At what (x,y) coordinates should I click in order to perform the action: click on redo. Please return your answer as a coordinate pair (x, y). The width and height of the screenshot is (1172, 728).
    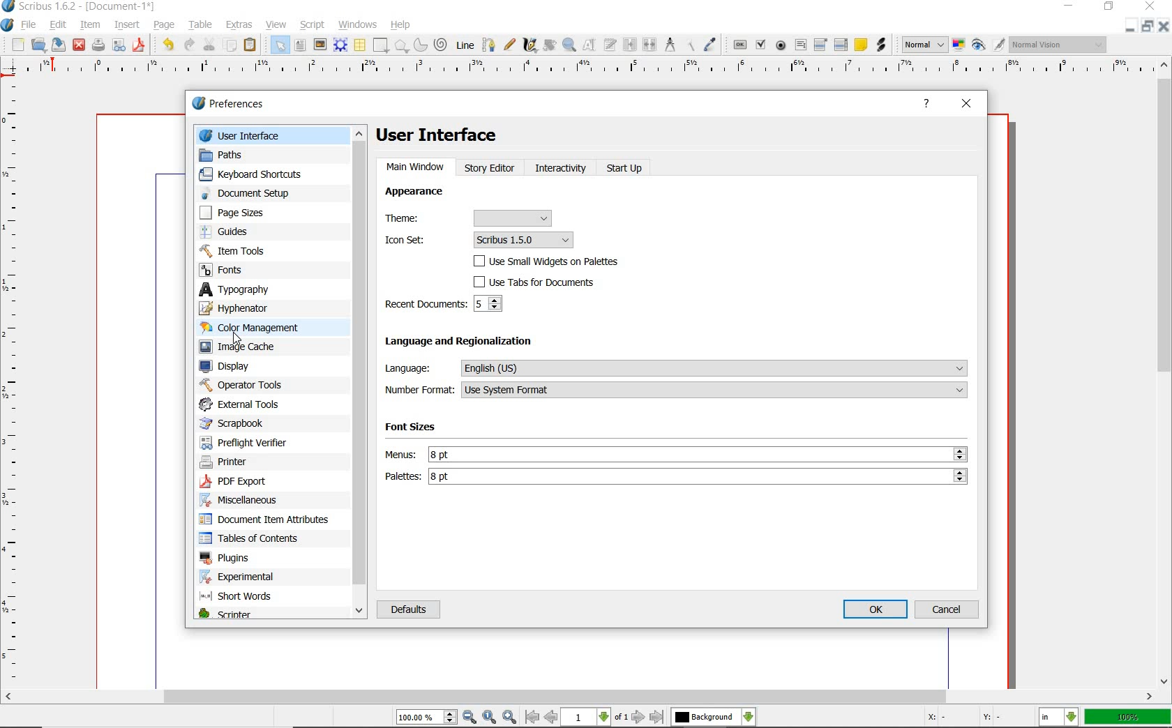
    Looking at the image, I should click on (190, 45).